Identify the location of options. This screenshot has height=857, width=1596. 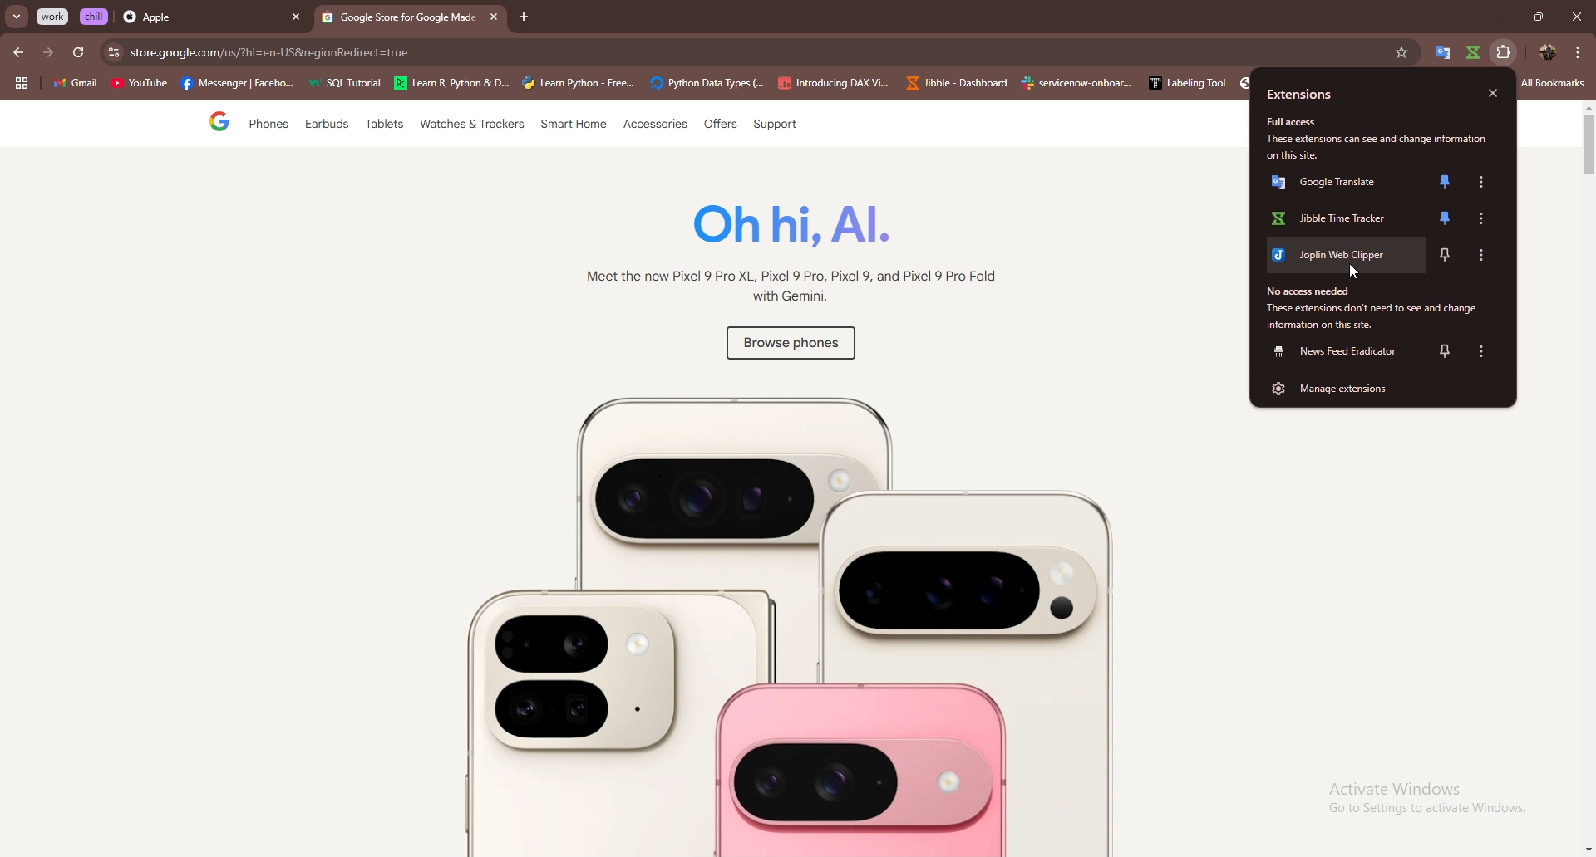
(1481, 182).